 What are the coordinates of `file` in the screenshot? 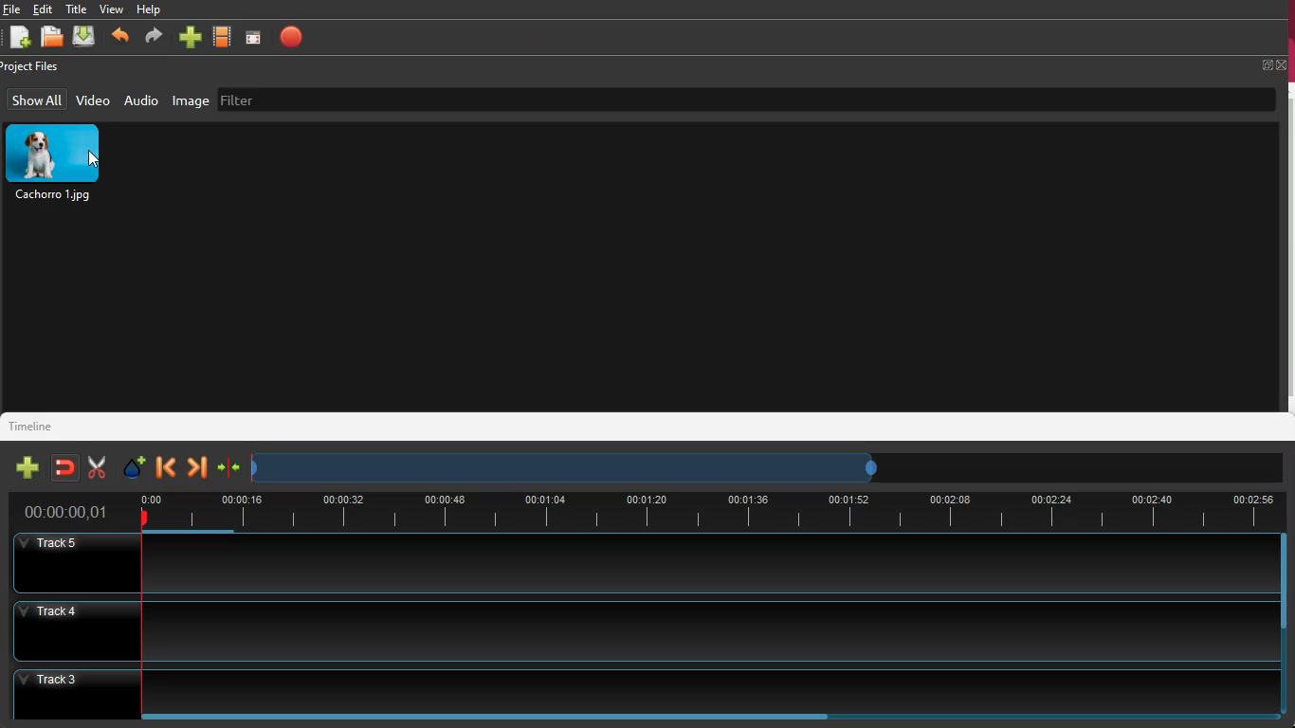 It's located at (11, 9).